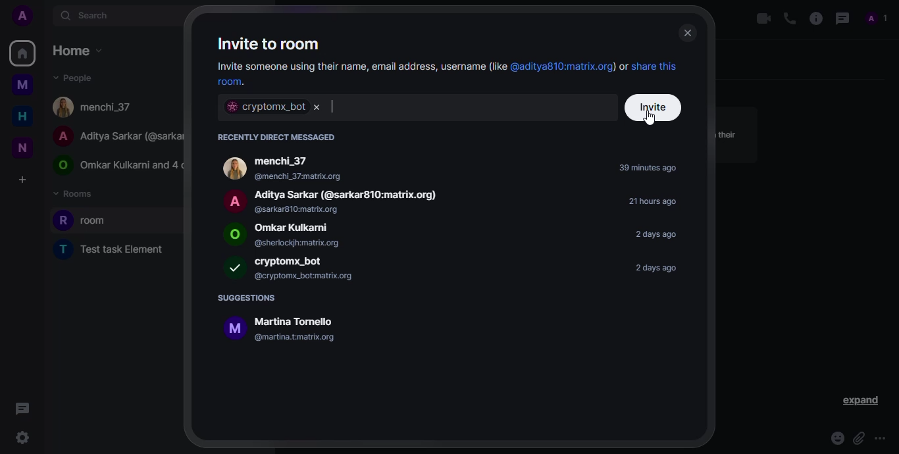  What do you see at coordinates (22, 15) in the screenshot?
I see `add profile picture` at bounding box center [22, 15].